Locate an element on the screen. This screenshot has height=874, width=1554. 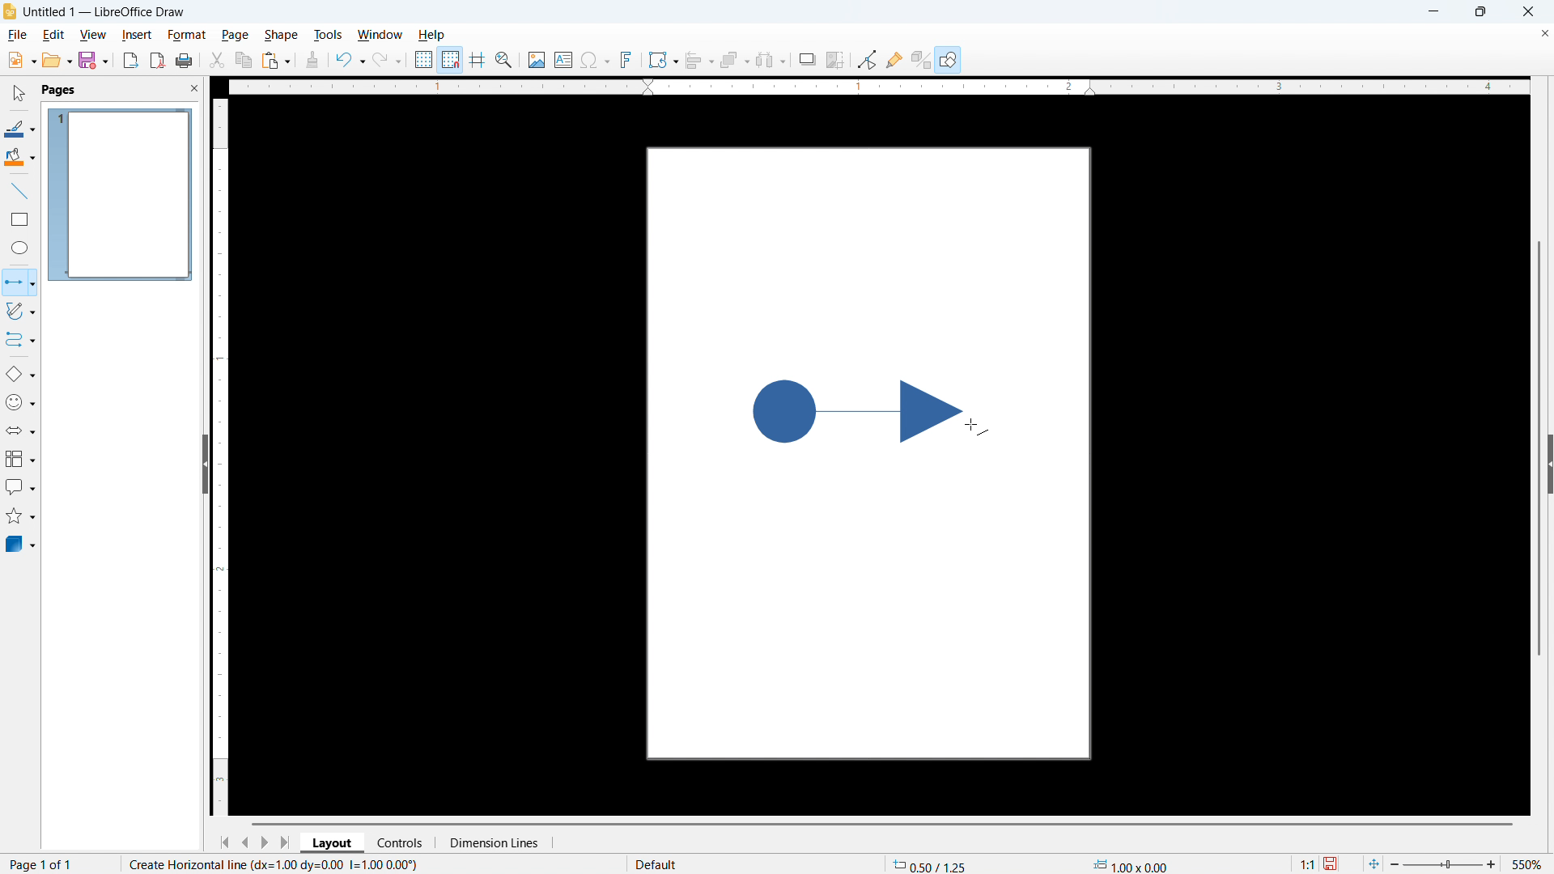
Redo  is located at coordinates (387, 61).